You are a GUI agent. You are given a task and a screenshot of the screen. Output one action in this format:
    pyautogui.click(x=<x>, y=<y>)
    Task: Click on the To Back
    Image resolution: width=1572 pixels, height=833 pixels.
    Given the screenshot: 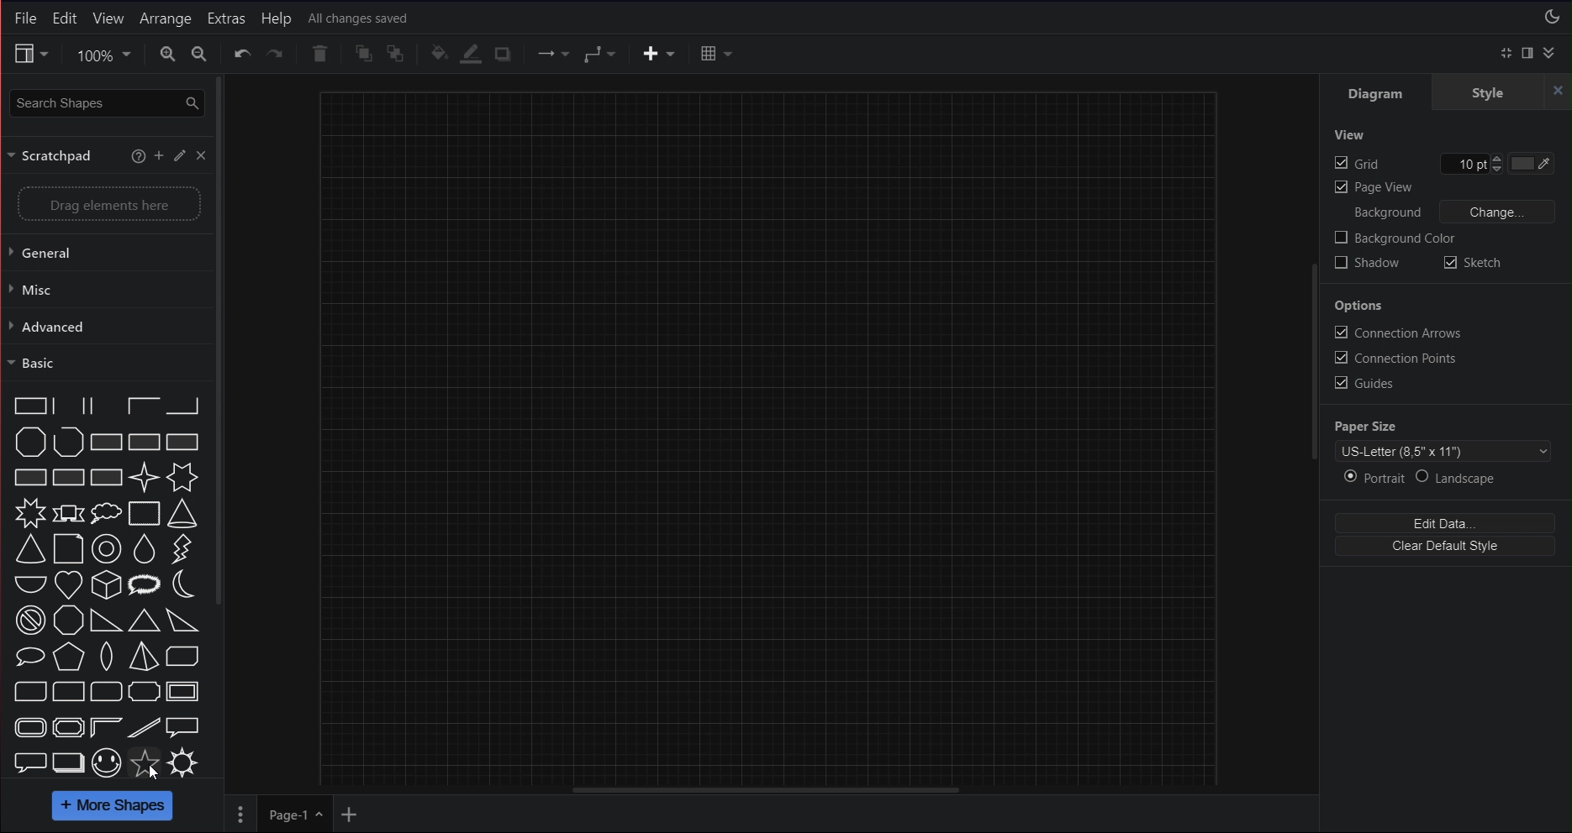 What is the action you would take?
    pyautogui.click(x=397, y=54)
    